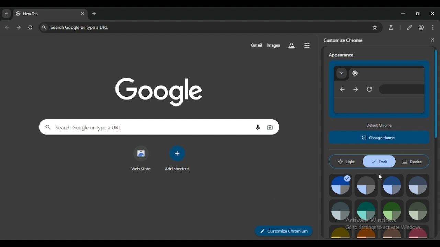 The image size is (440, 247). Describe the element at coordinates (370, 90) in the screenshot. I see `reload` at that location.